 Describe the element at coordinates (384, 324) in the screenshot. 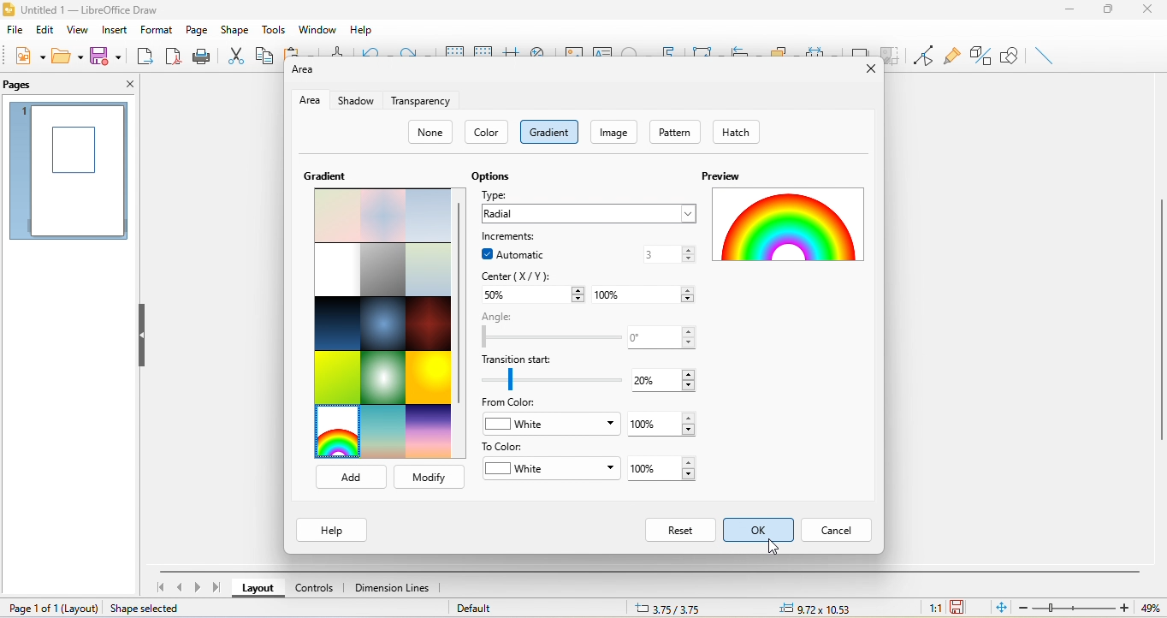

I see `deep ocean` at that location.